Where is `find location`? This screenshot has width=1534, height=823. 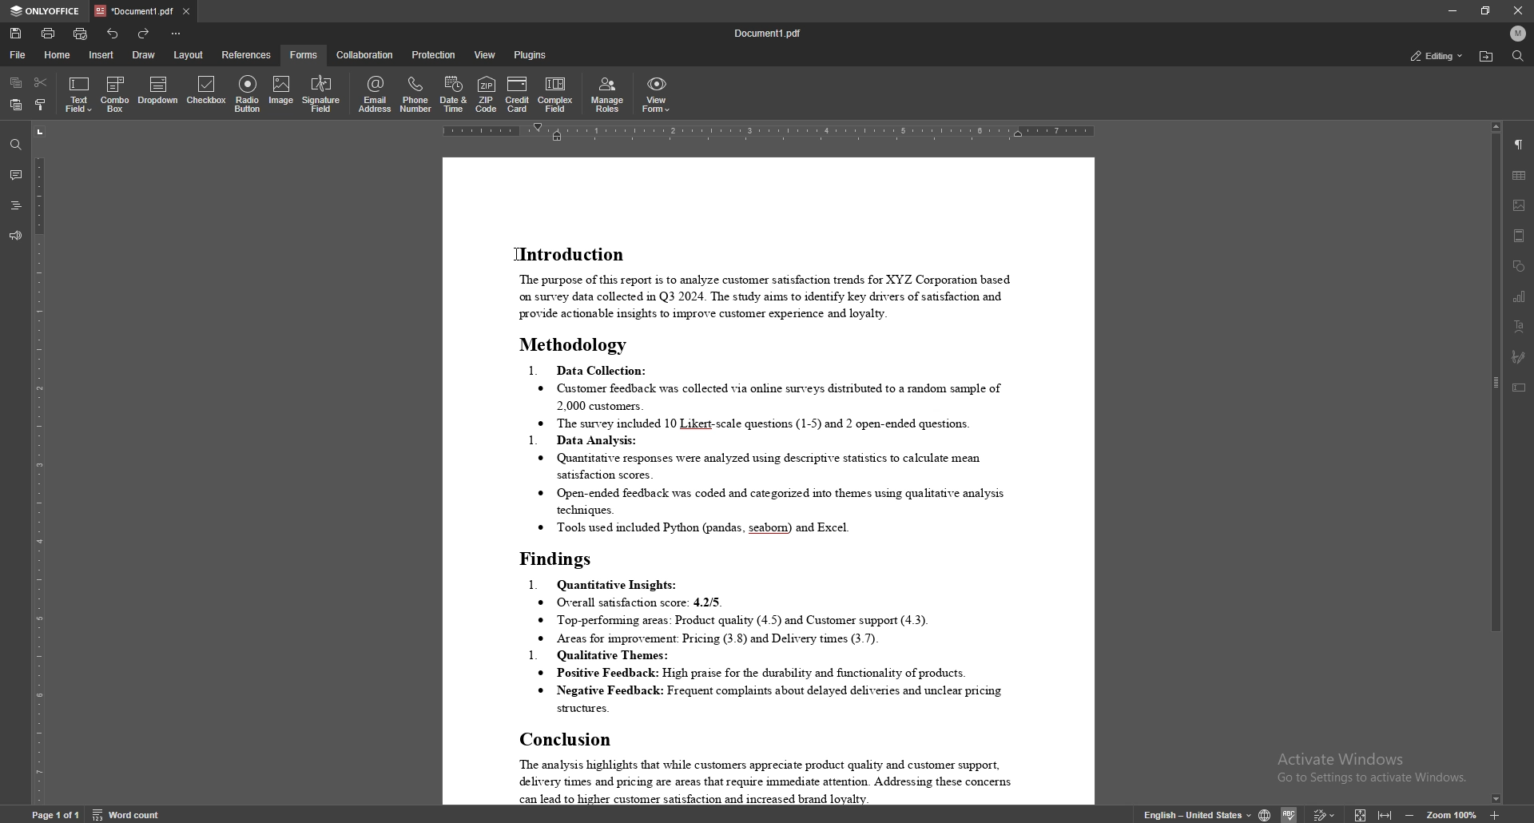 find location is located at coordinates (1488, 57).